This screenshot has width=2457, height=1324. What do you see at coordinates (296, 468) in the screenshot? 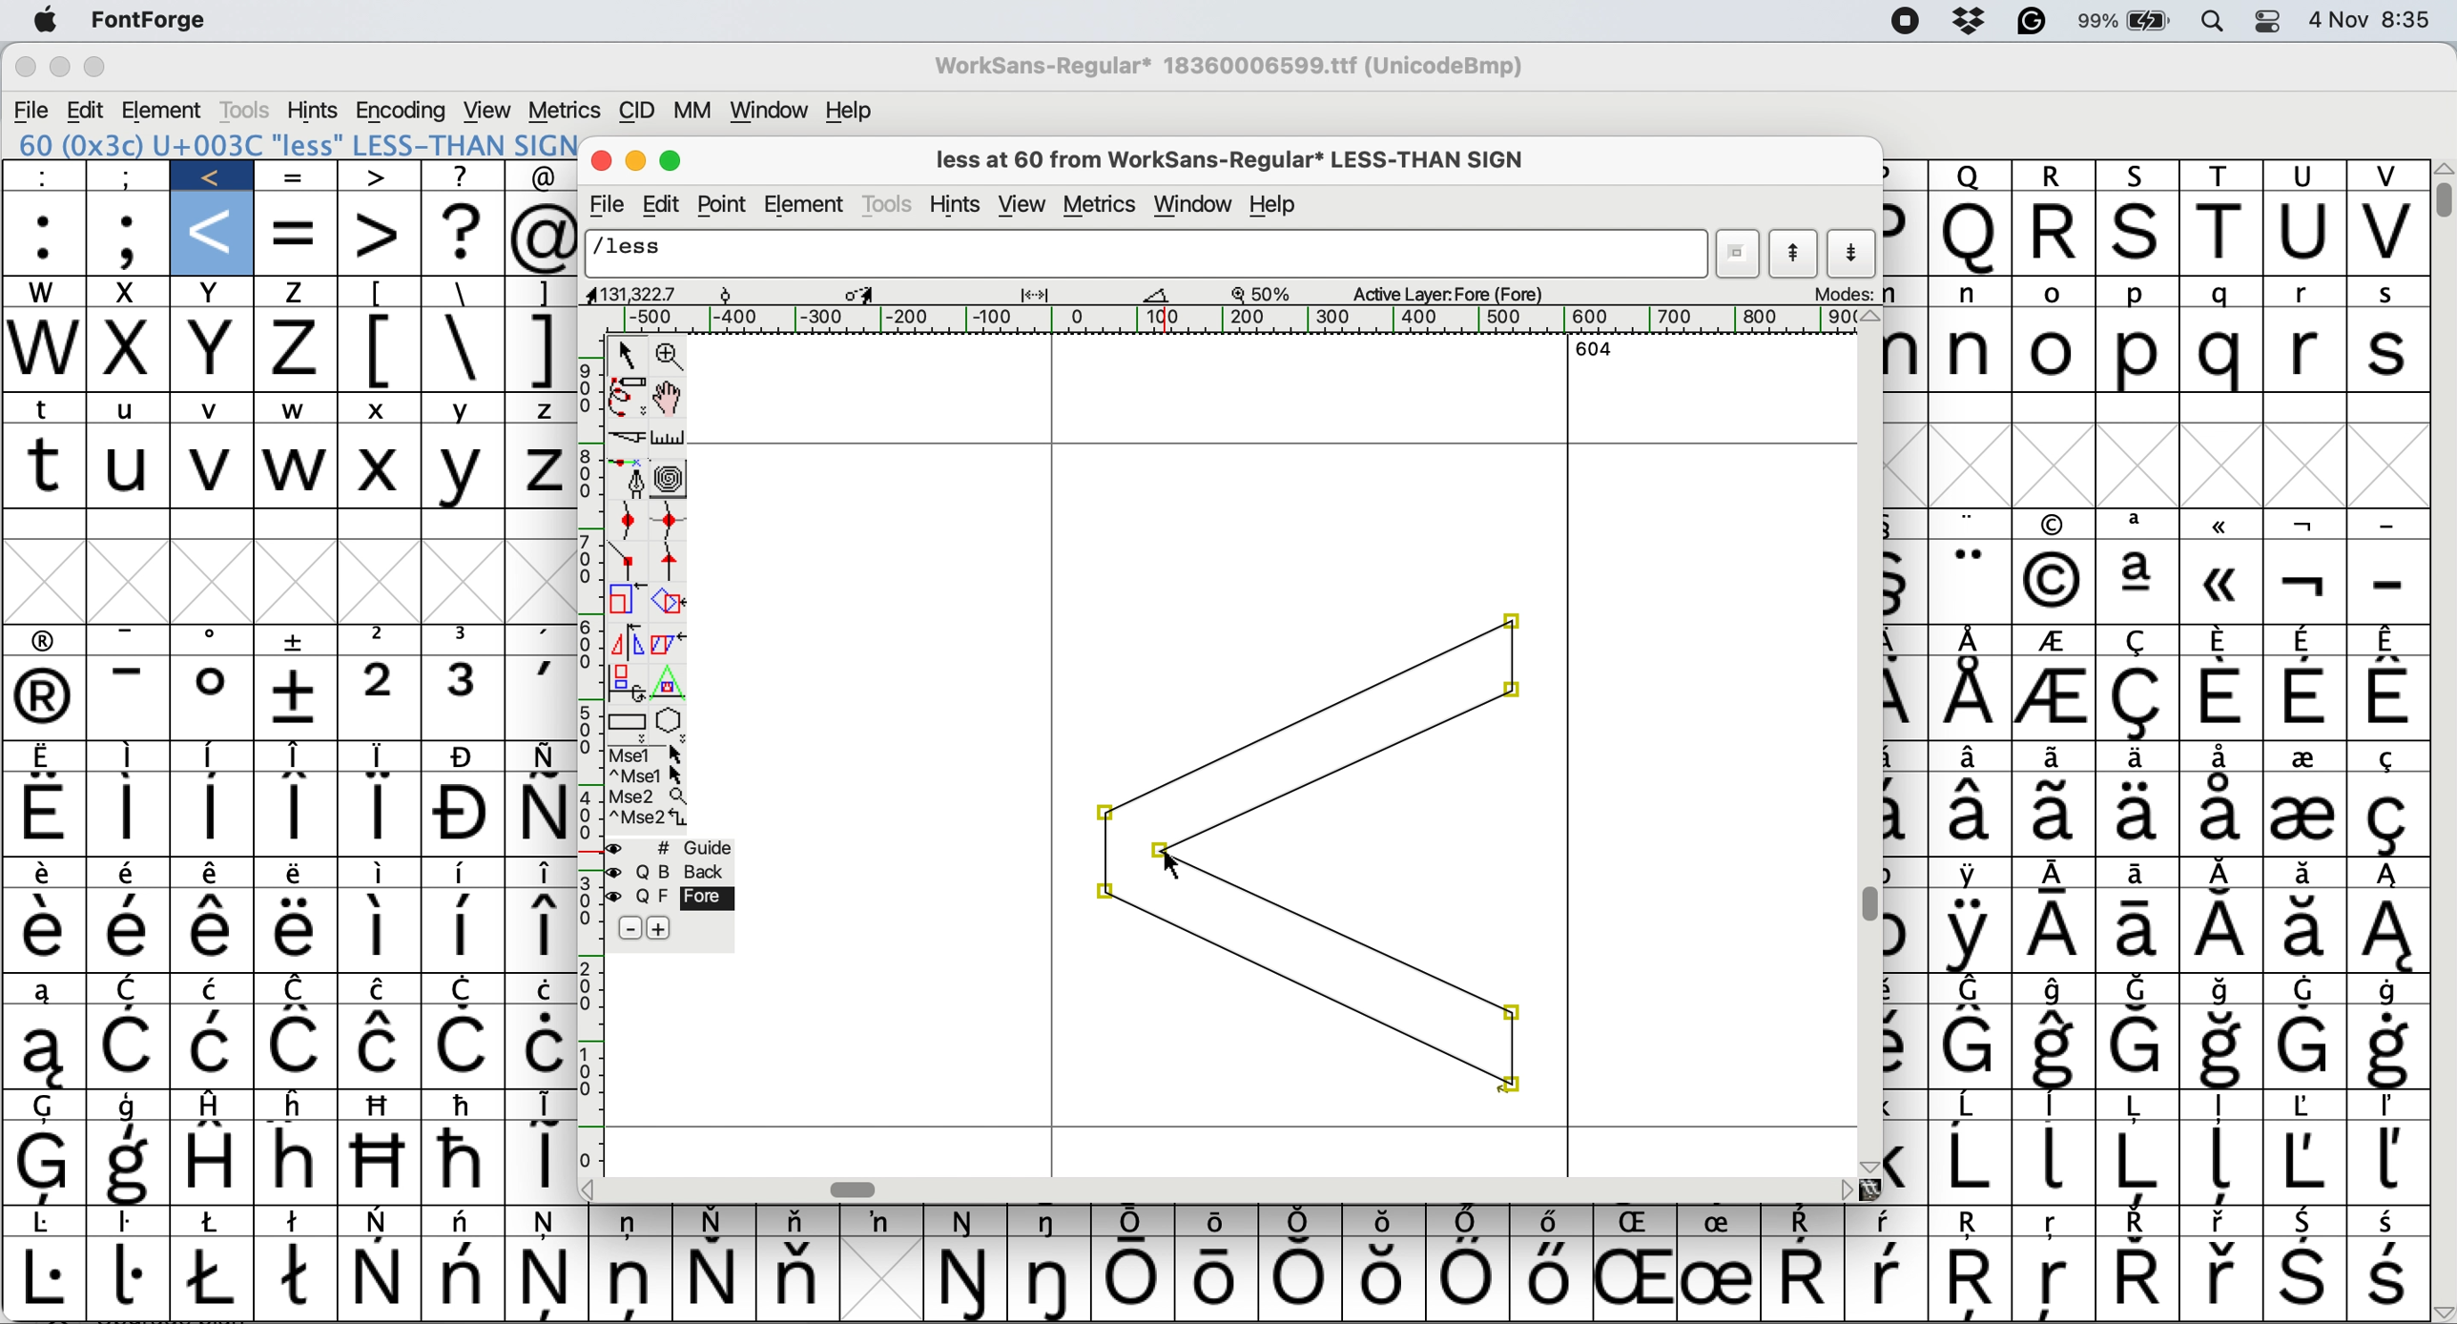
I see `w` at bounding box center [296, 468].